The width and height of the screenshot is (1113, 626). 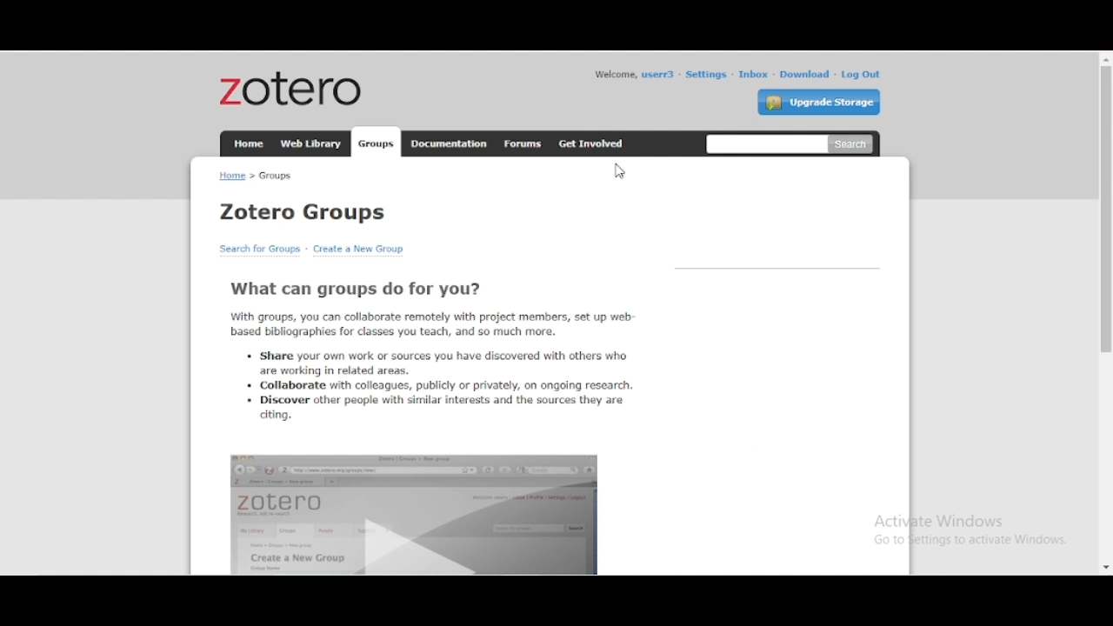 What do you see at coordinates (261, 249) in the screenshot?
I see `search for groups` at bounding box center [261, 249].